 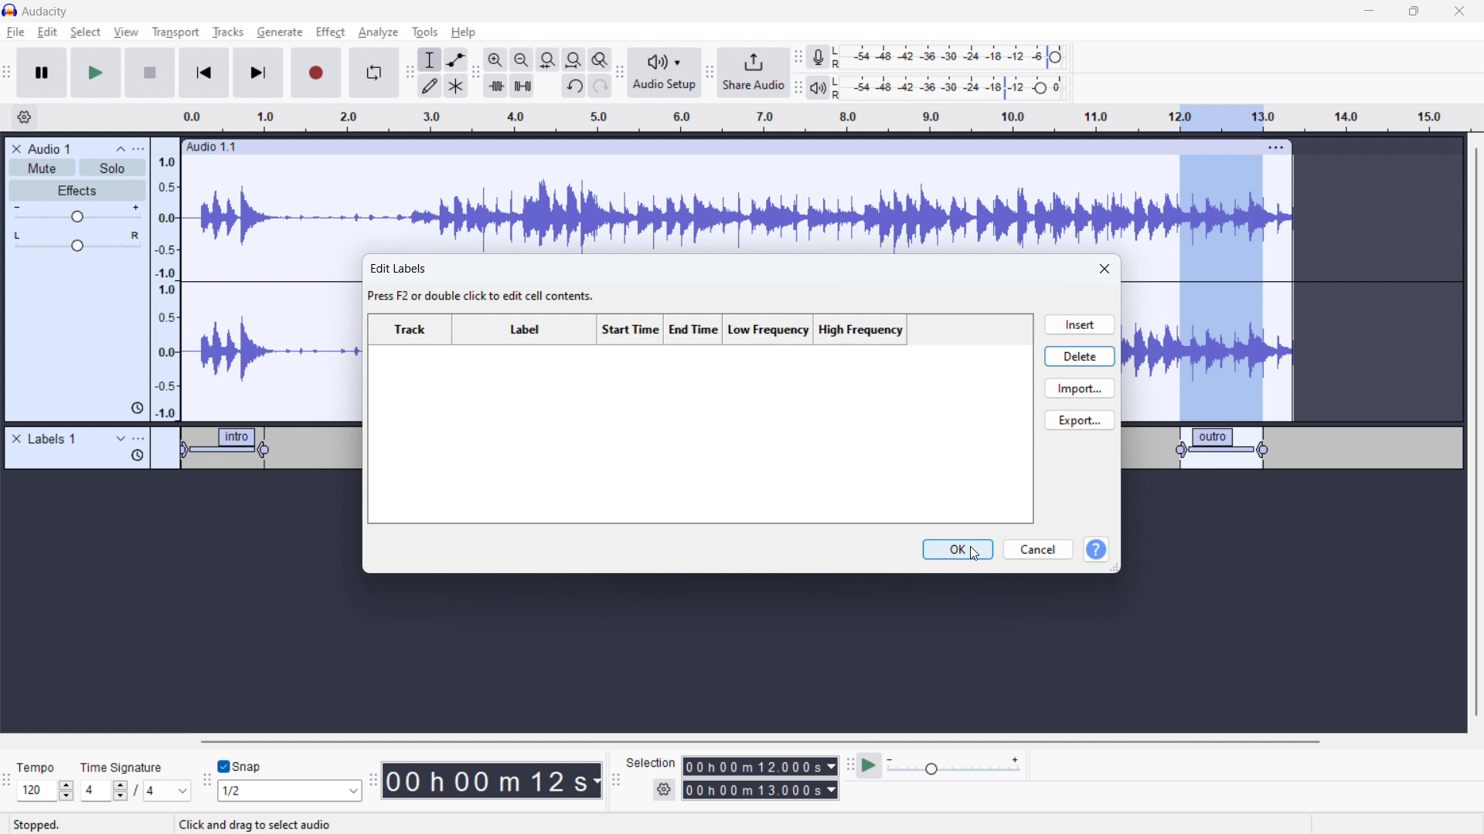 I want to click on play, so click(x=95, y=72).